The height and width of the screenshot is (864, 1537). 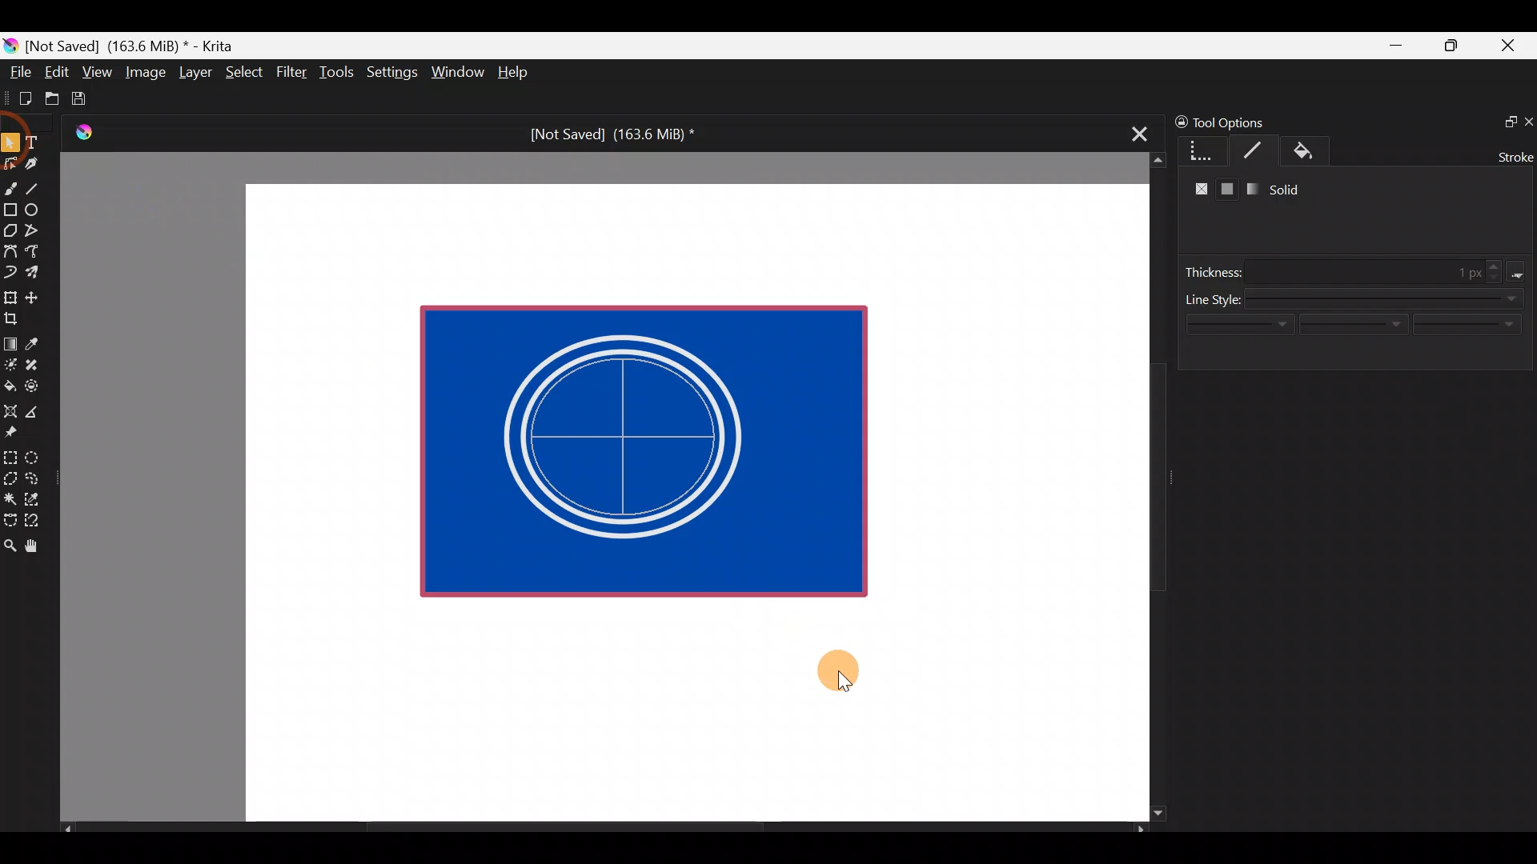 What do you see at coordinates (35, 477) in the screenshot?
I see `Freehand selection tool` at bounding box center [35, 477].